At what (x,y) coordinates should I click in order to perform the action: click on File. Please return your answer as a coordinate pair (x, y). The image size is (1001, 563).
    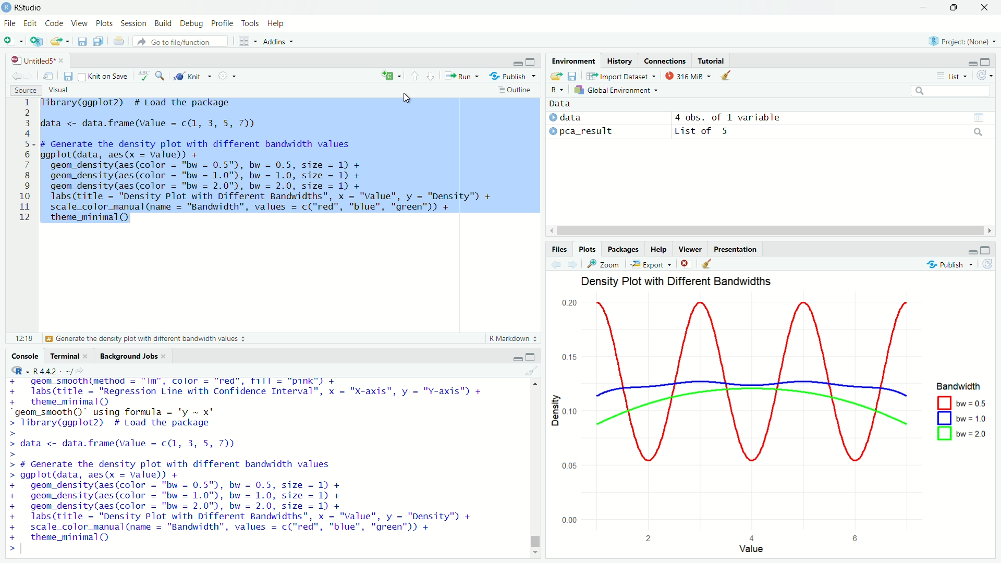
    Looking at the image, I should click on (9, 23).